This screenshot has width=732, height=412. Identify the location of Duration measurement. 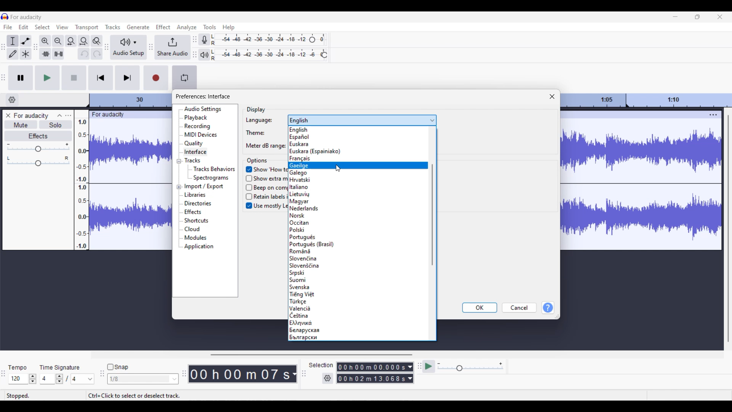
(411, 373).